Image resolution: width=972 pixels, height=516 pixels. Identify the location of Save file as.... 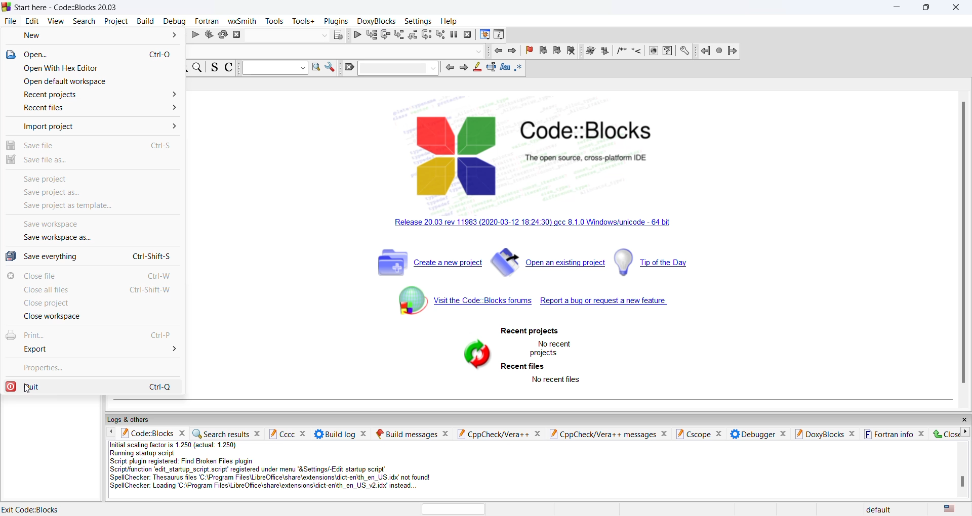
(47, 160).